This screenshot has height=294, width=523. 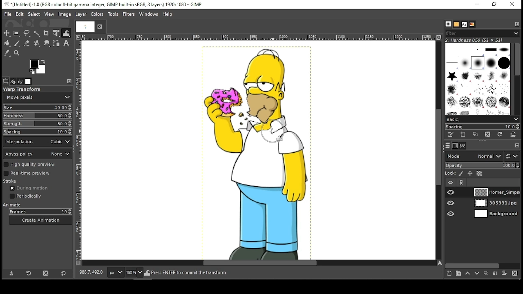 What do you see at coordinates (28, 273) in the screenshot?
I see `restore tool preset` at bounding box center [28, 273].